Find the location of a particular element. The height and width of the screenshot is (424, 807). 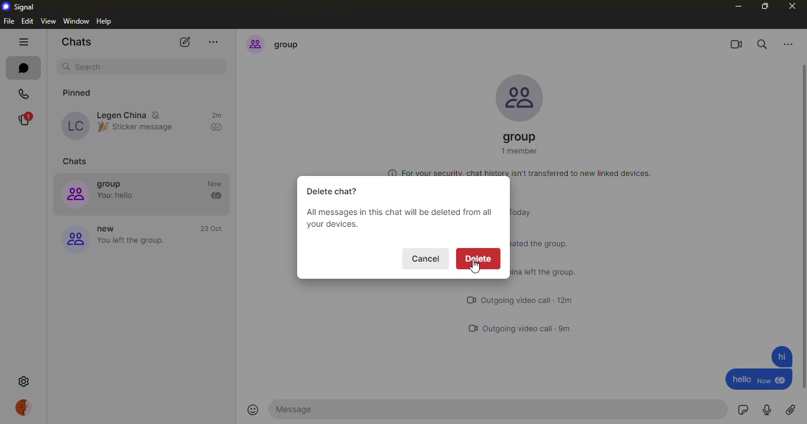

emoji is located at coordinates (254, 410).